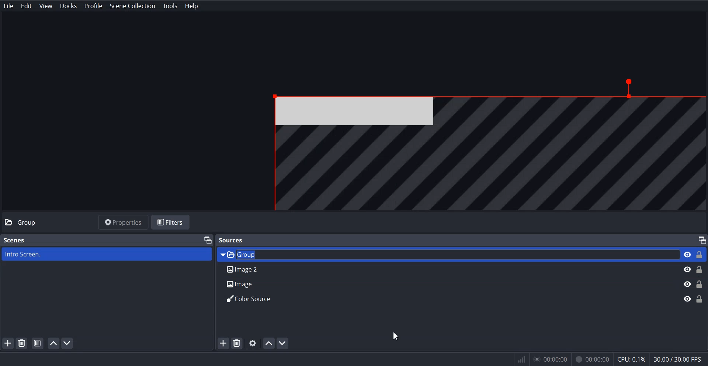 The width and height of the screenshot is (708, 366). What do you see at coordinates (207, 239) in the screenshot?
I see `Maximize` at bounding box center [207, 239].